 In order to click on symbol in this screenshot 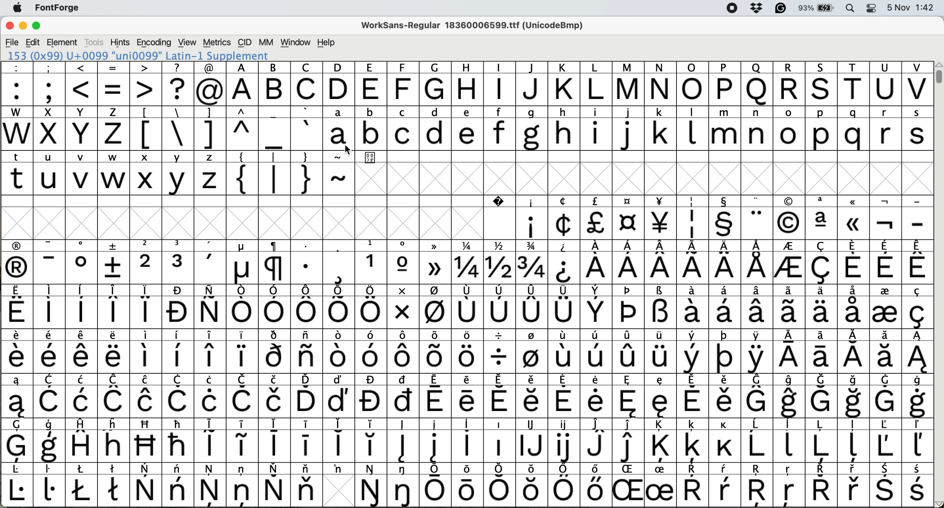, I will do `click(629, 396)`.